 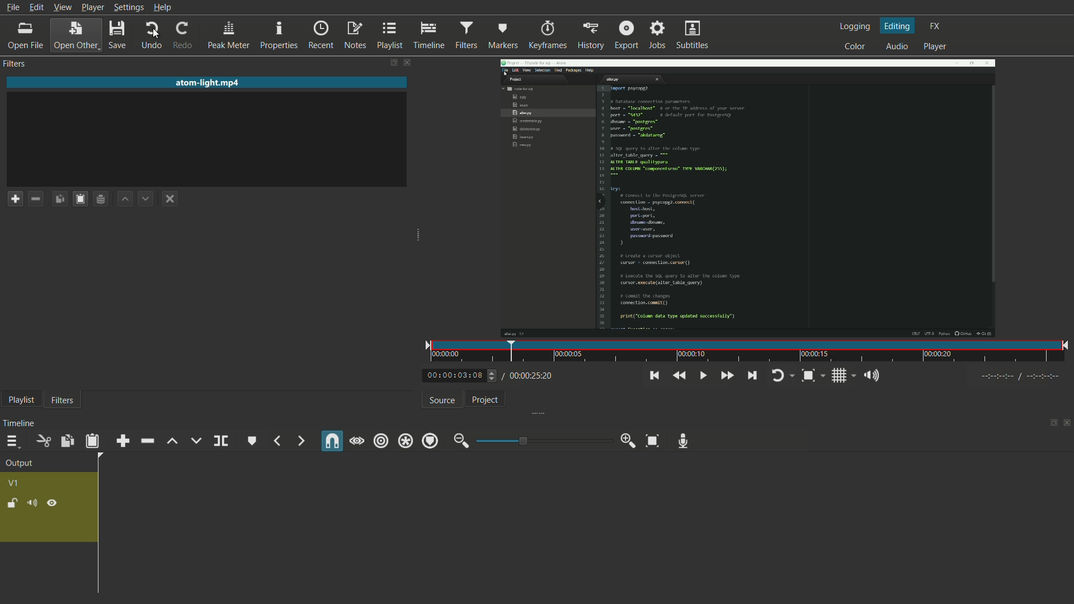 I want to click on Player, so click(x=88, y=7).